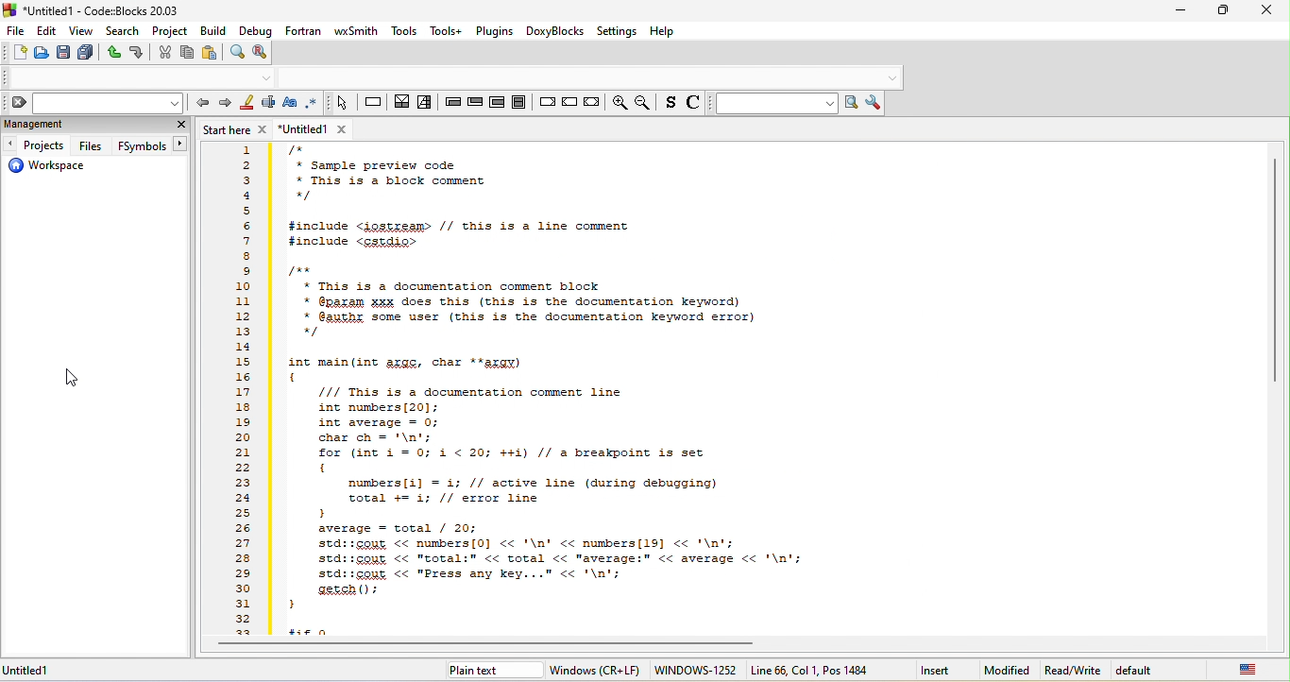 The height and width of the screenshot is (682, 1290). Describe the element at coordinates (569, 100) in the screenshot. I see `continue` at that location.